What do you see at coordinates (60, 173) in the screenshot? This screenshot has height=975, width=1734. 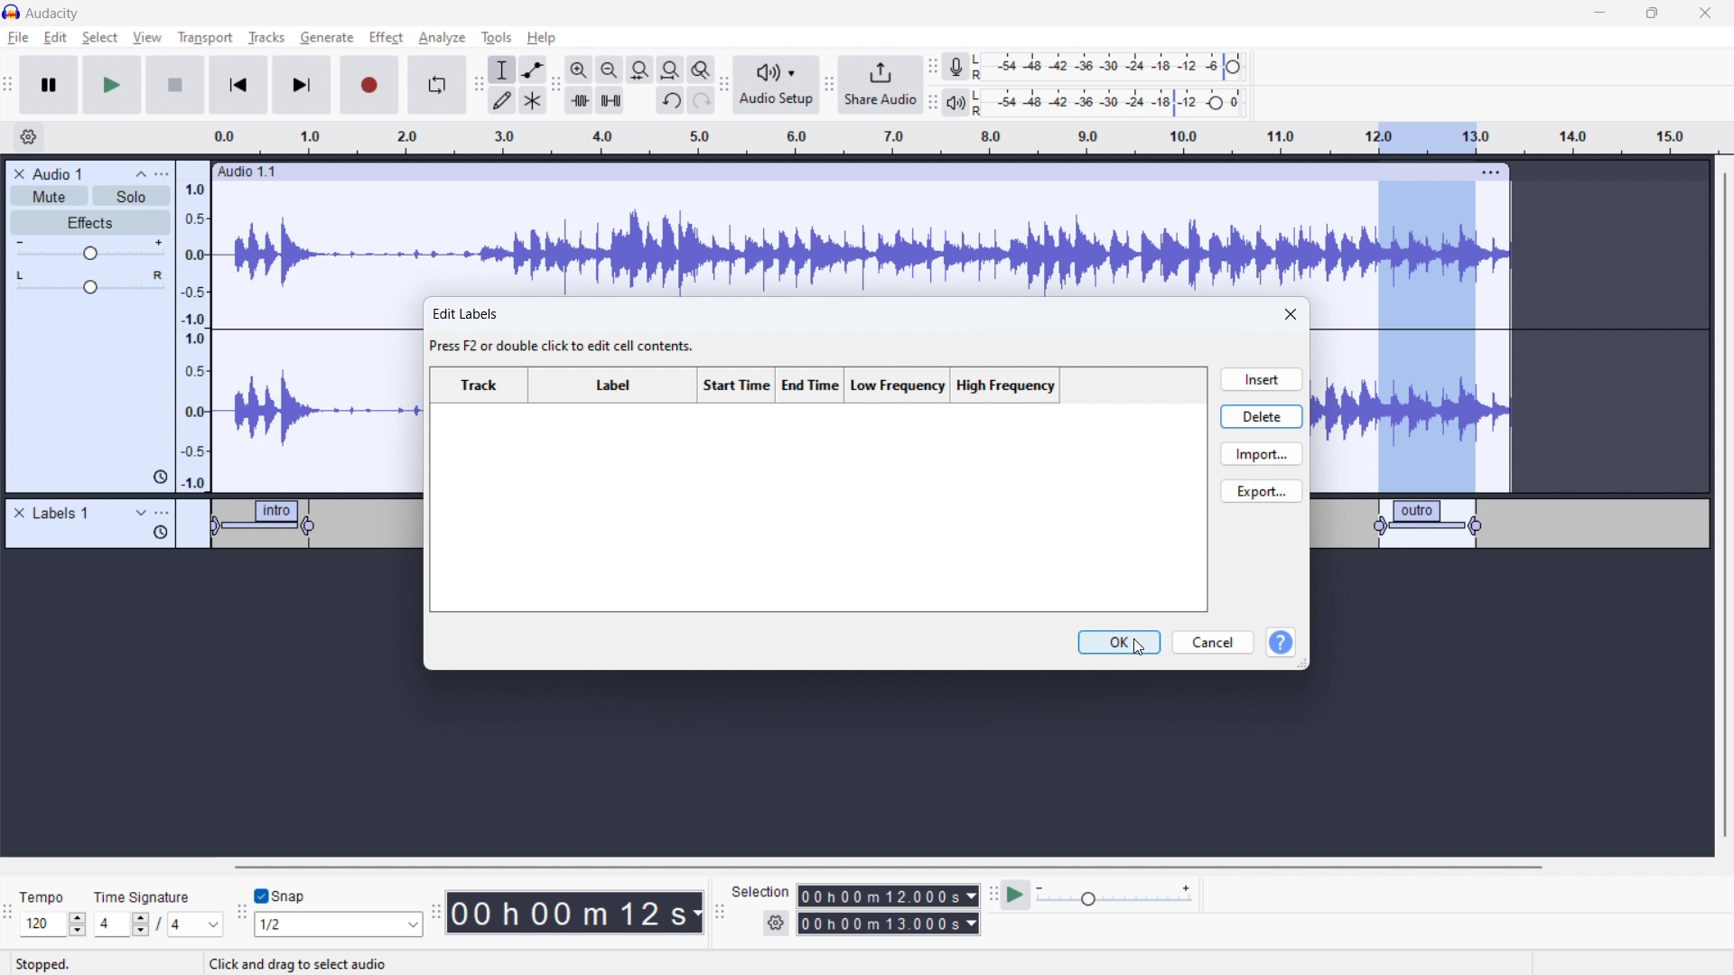 I see `track title` at bounding box center [60, 173].